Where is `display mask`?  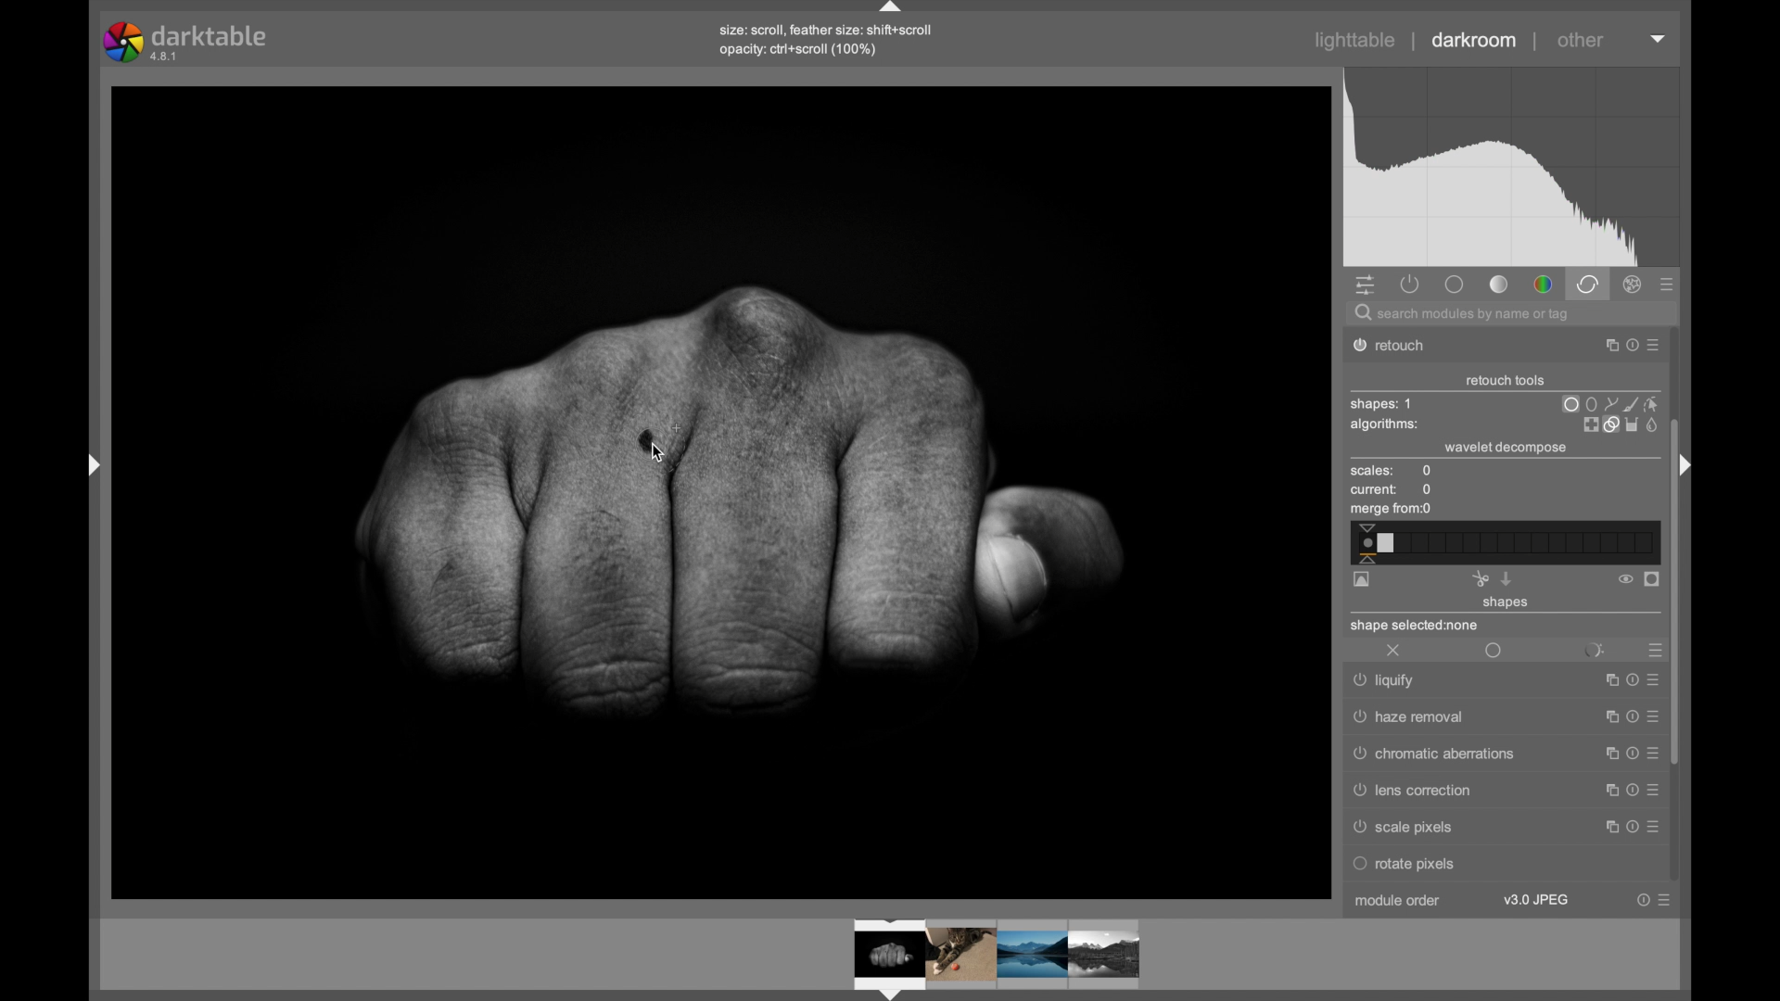 display mask is located at coordinates (1653, 580).